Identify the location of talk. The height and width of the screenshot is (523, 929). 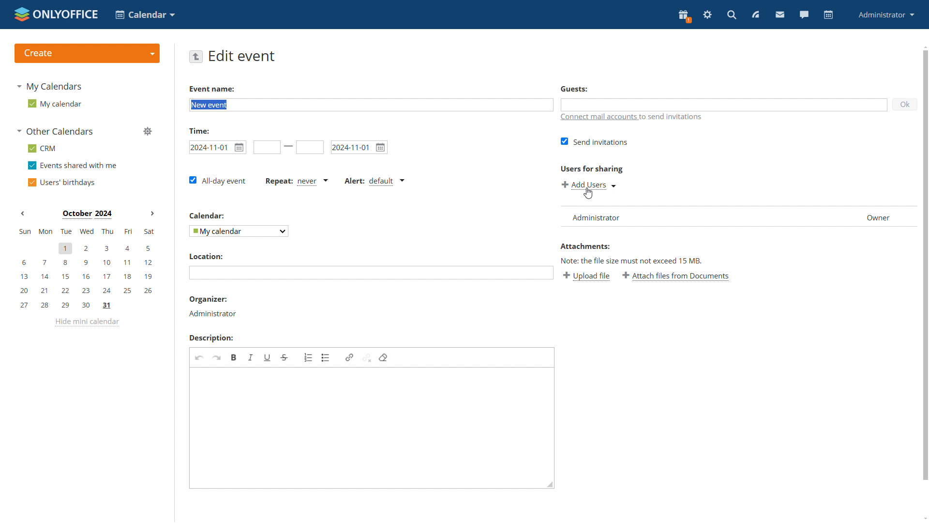
(805, 15).